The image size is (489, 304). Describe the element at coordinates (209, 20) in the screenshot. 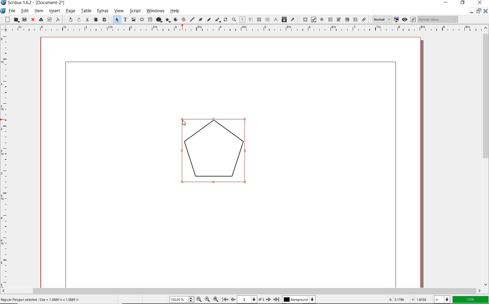

I see `freehand line` at that location.